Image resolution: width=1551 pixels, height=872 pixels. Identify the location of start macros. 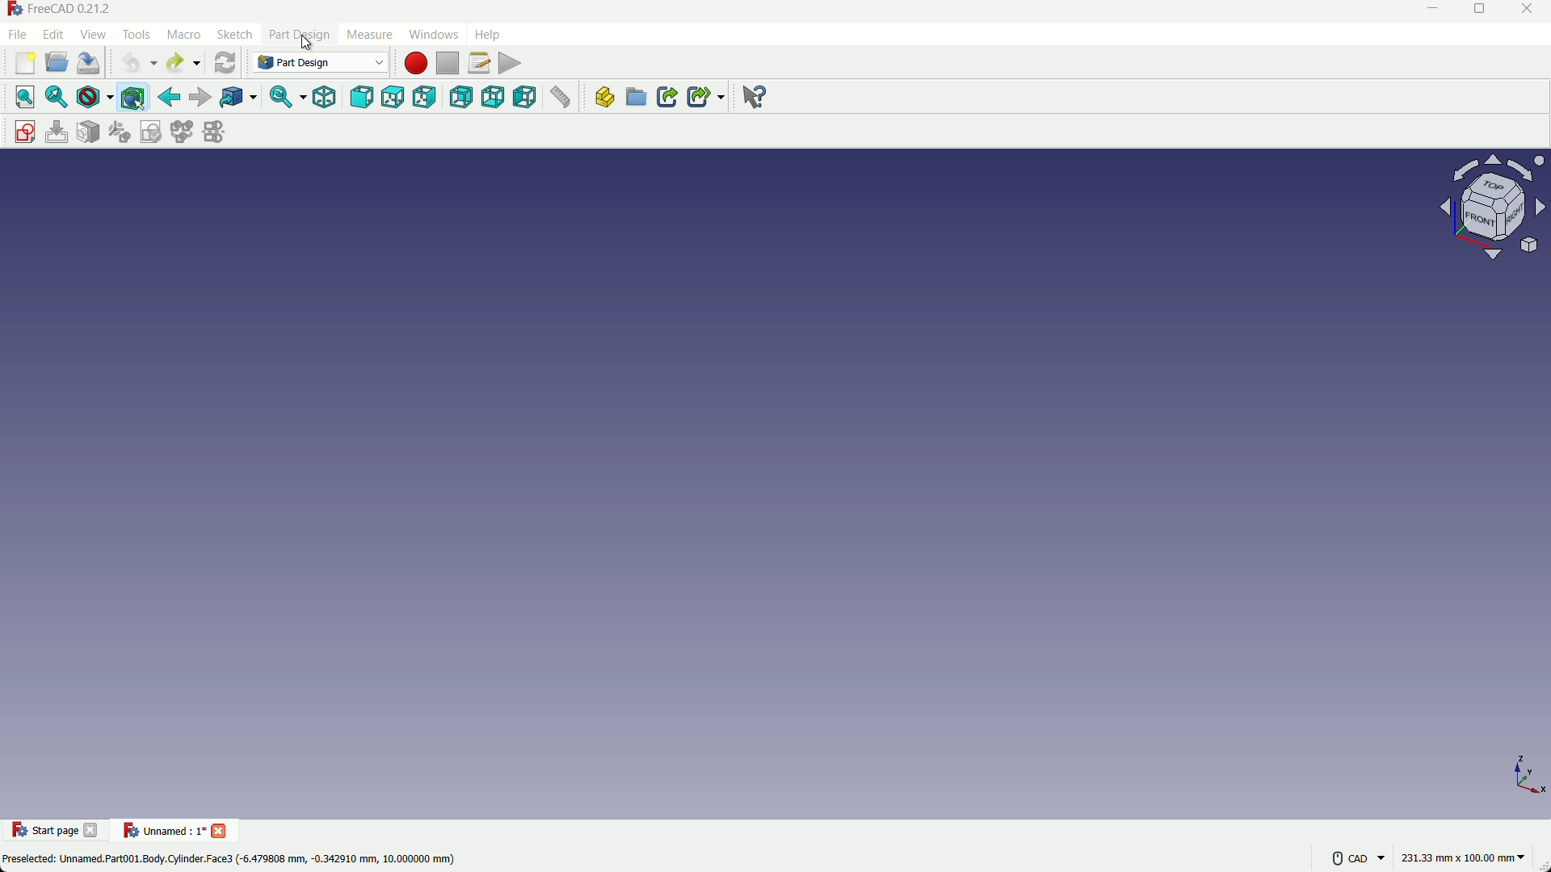
(417, 64).